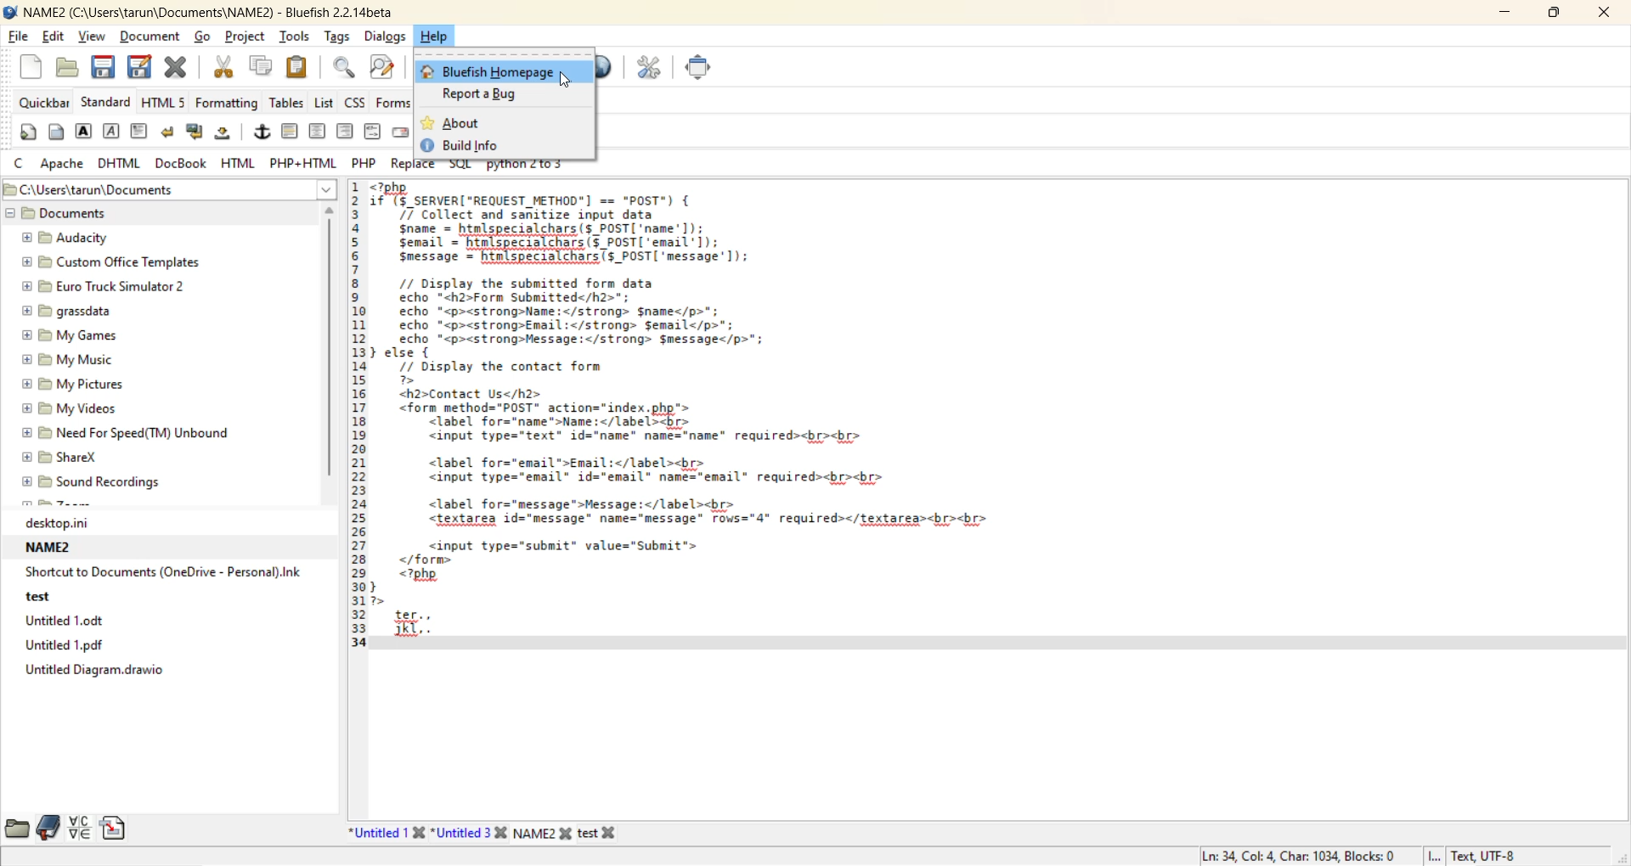  Describe the element at coordinates (164, 102) in the screenshot. I see `html 5` at that location.